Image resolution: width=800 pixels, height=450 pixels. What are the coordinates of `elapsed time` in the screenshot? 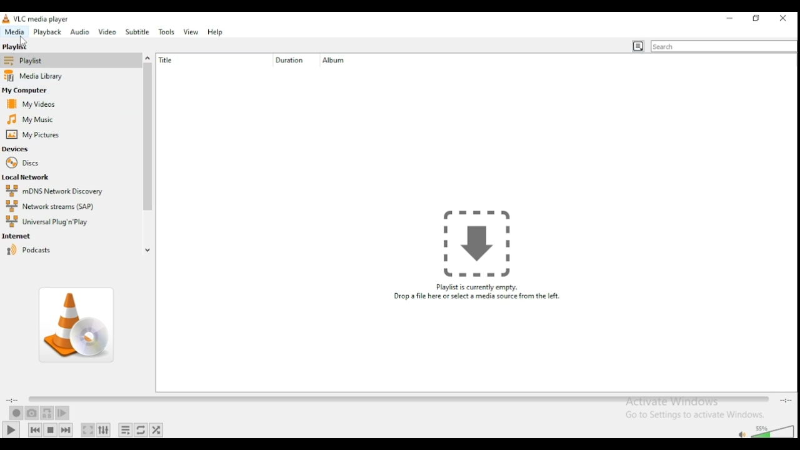 It's located at (12, 399).